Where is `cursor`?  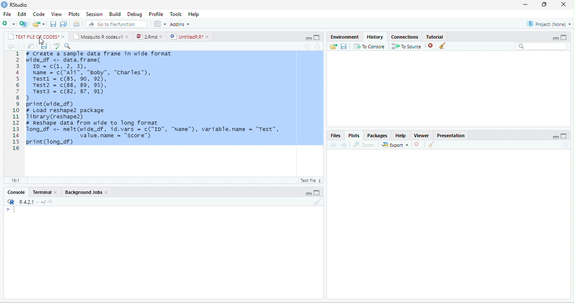
cursor is located at coordinates (42, 41).